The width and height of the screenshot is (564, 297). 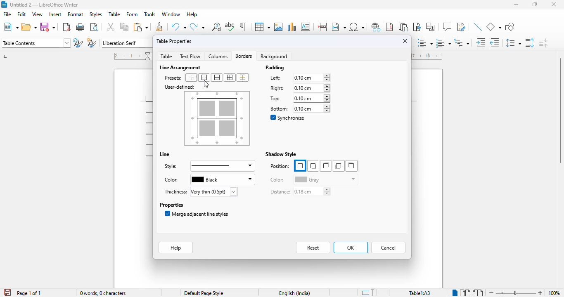 I want to click on table, so click(x=114, y=14).